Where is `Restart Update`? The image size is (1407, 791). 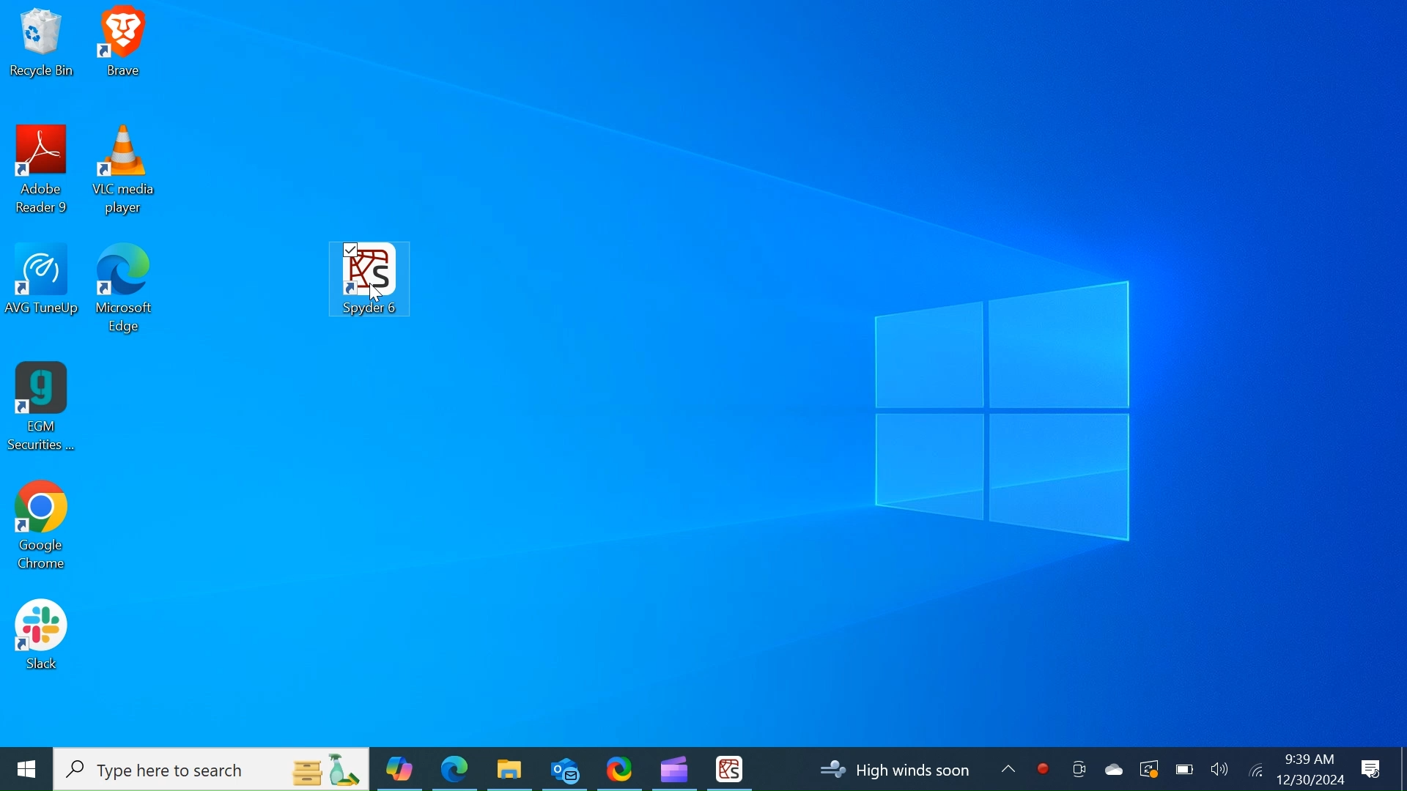 Restart Update is located at coordinates (1147, 768).